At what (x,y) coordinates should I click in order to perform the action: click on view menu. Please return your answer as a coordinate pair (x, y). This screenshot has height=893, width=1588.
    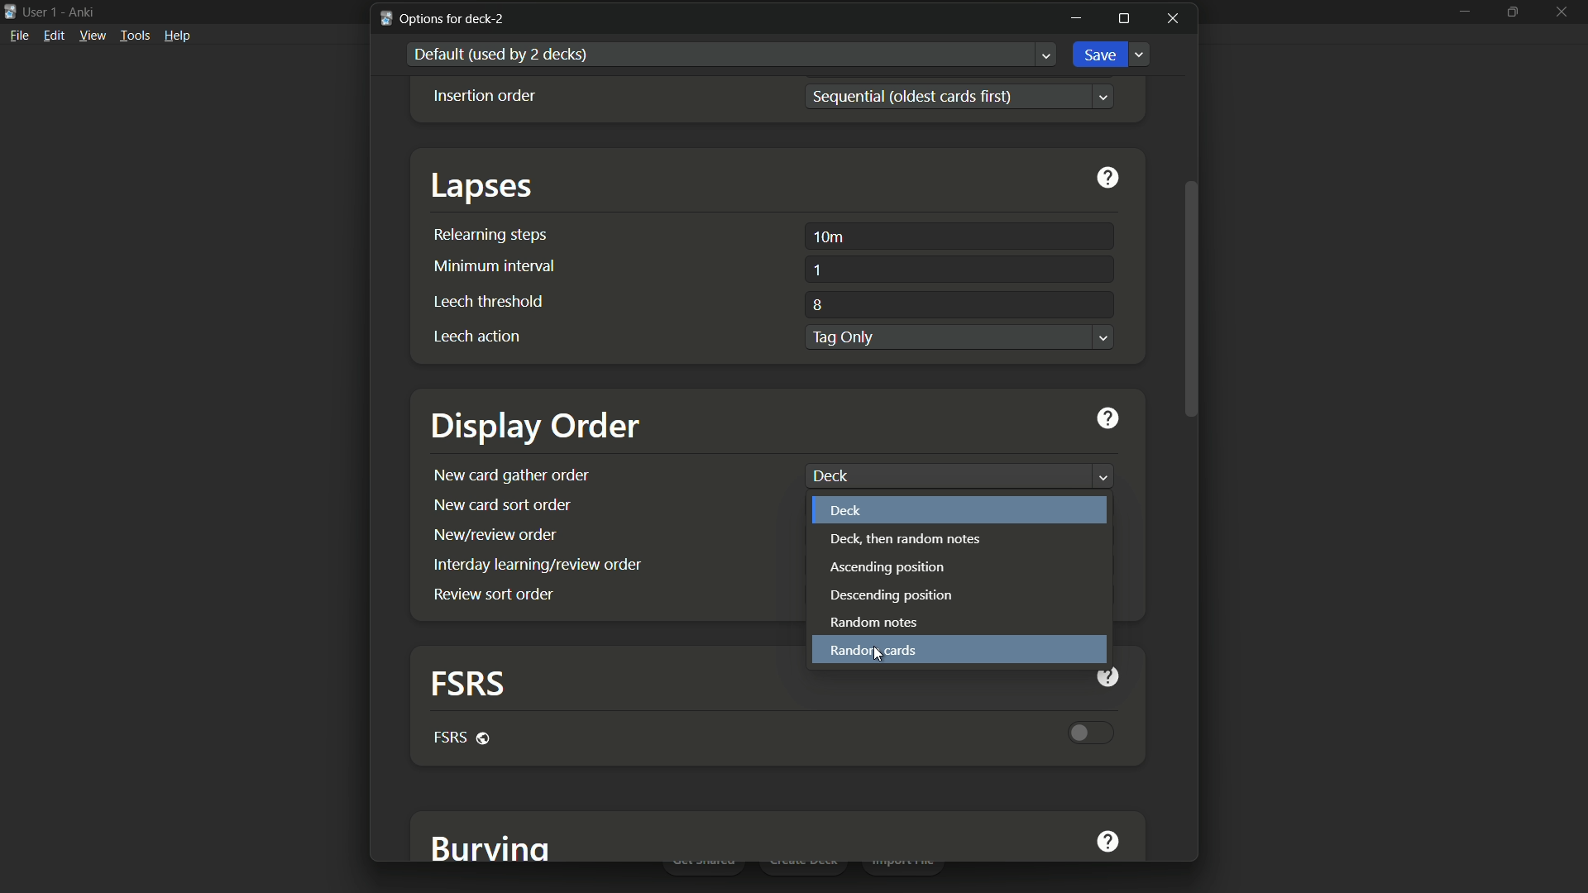
    Looking at the image, I should click on (93, 36).